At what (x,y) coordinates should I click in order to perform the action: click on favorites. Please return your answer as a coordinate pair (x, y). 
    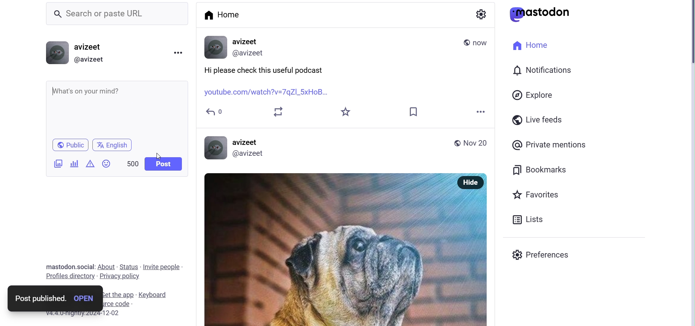
    Looking at the image, I should click on (538, 195).